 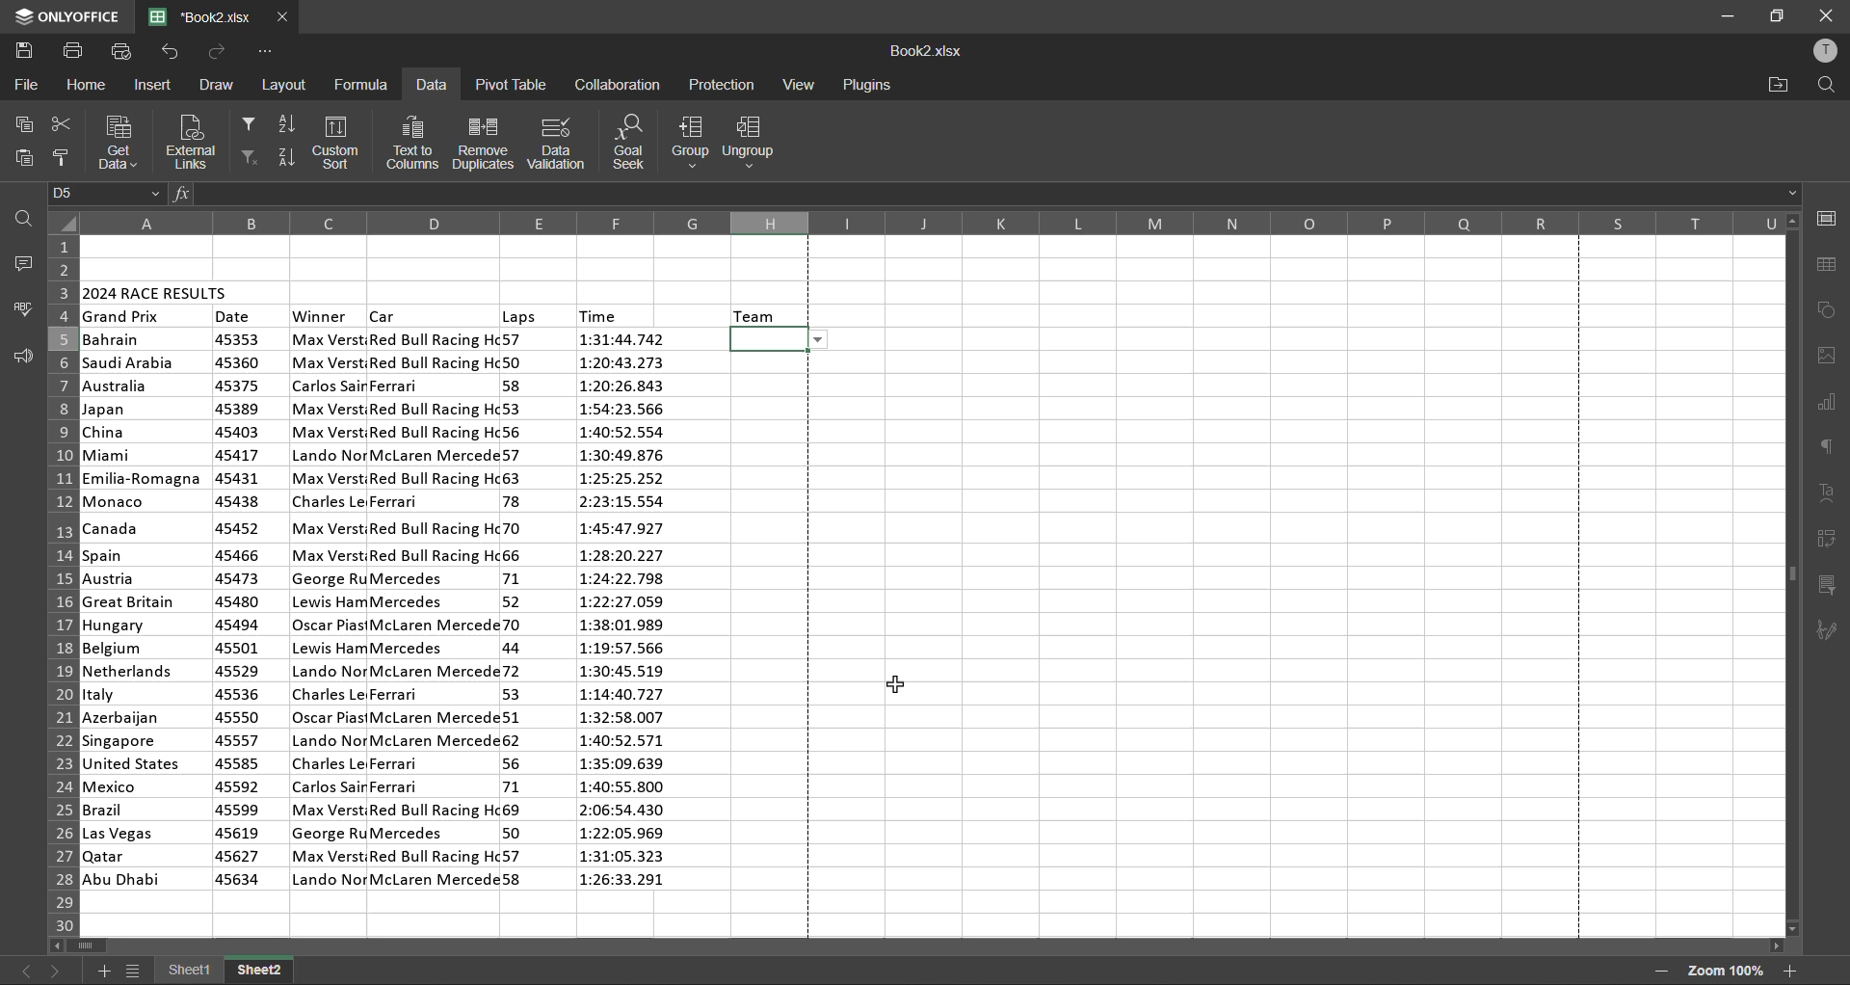 What do you see at coordinates (29, 51) in the screenshot?
I see `save` at bounding box center [29, 51].